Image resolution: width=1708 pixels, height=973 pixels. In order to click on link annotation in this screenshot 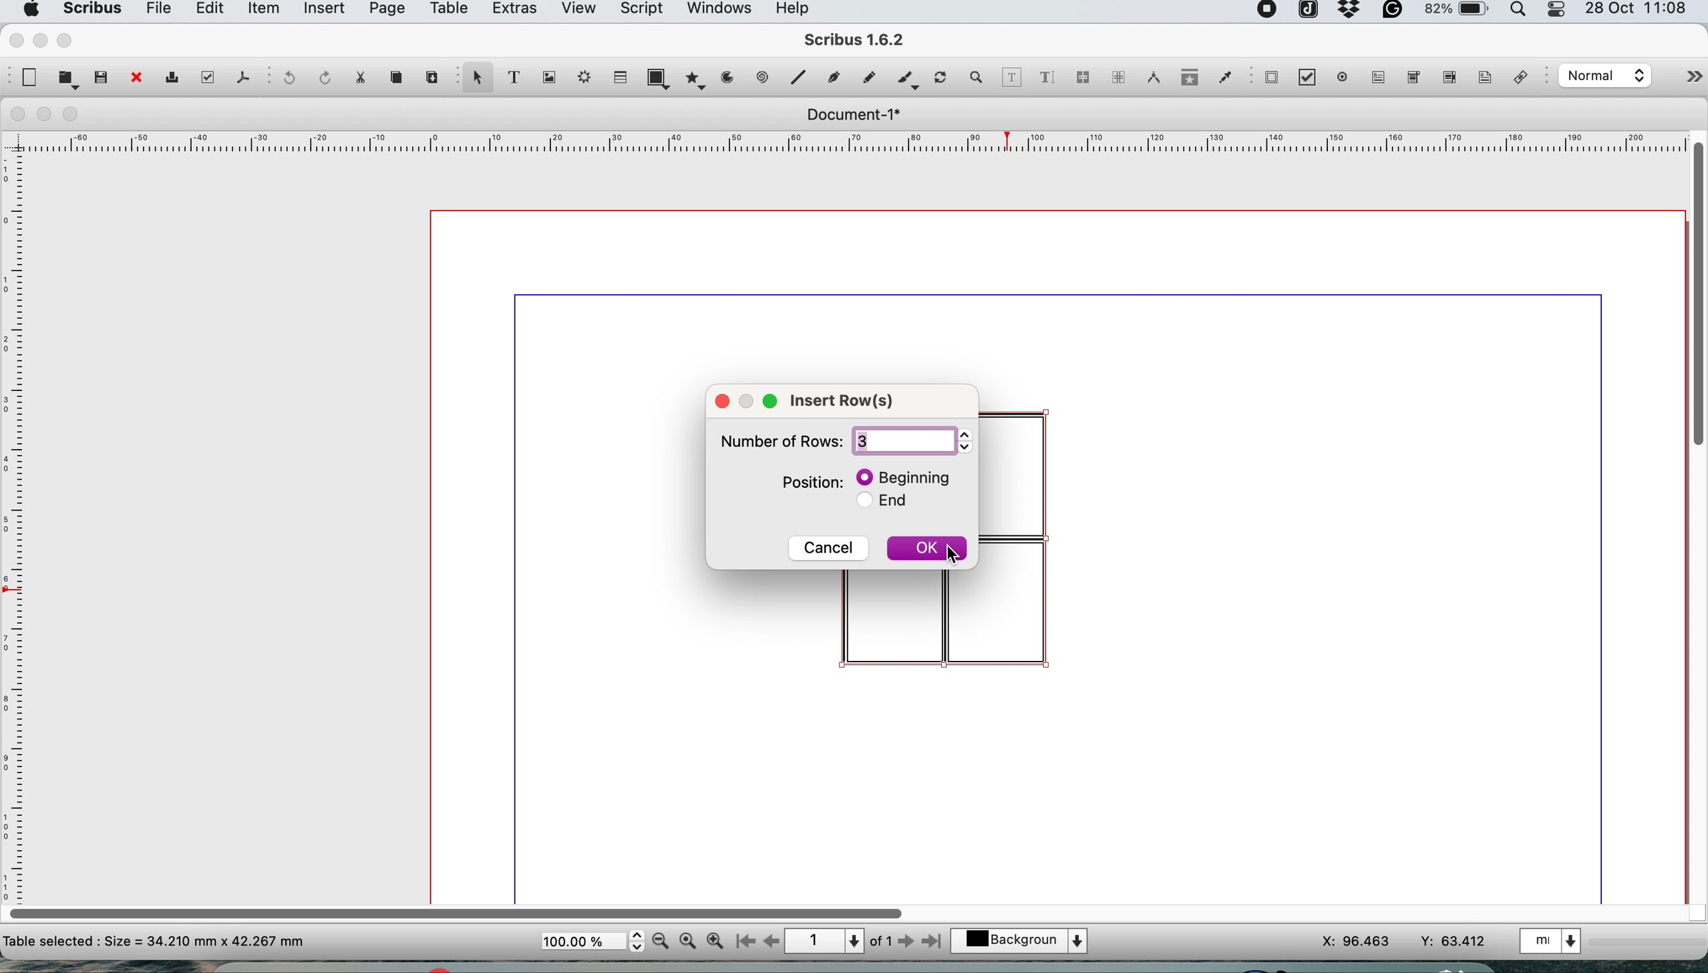, I will do `click(1524, 79)`.